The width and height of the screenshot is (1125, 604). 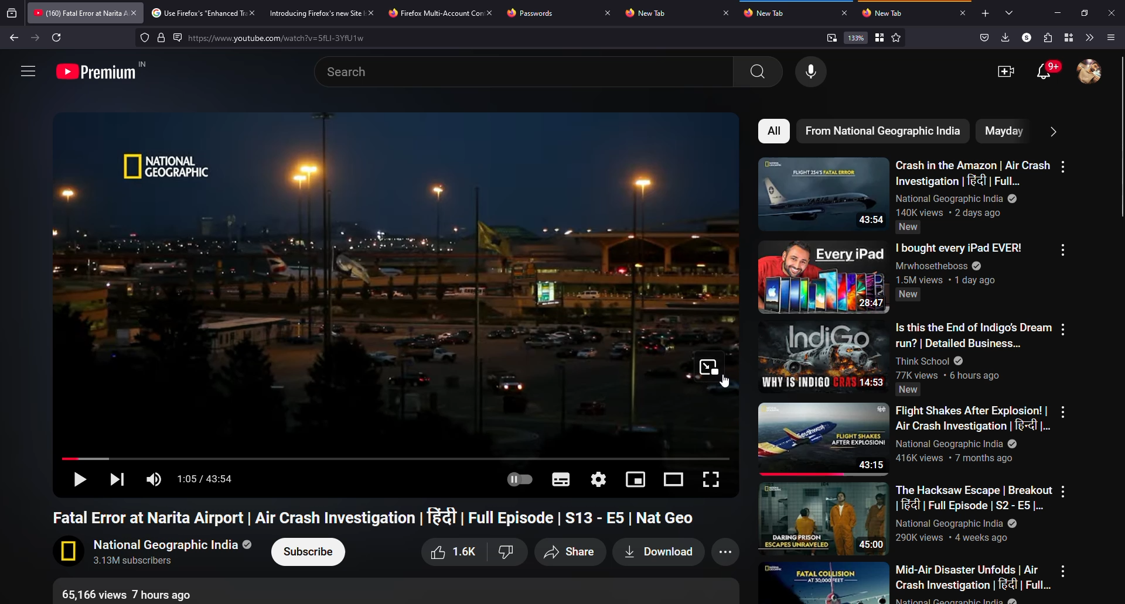 What do you see at coordinates (1025, 37) in the screenshot?
I see `profile` at bounding box center [1025, 37].